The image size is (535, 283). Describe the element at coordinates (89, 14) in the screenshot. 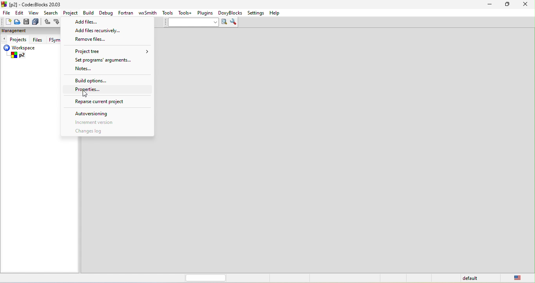

I see `build` at that location.